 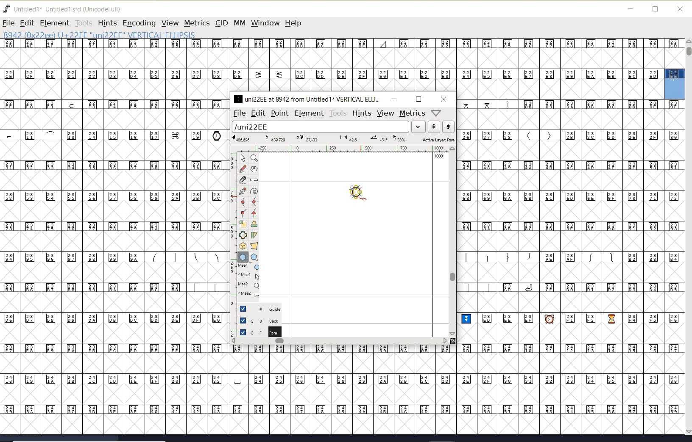 What do you see at coordinates (656, 10) in the screenshot?
I see `restore` at bounding box center [656, 10].